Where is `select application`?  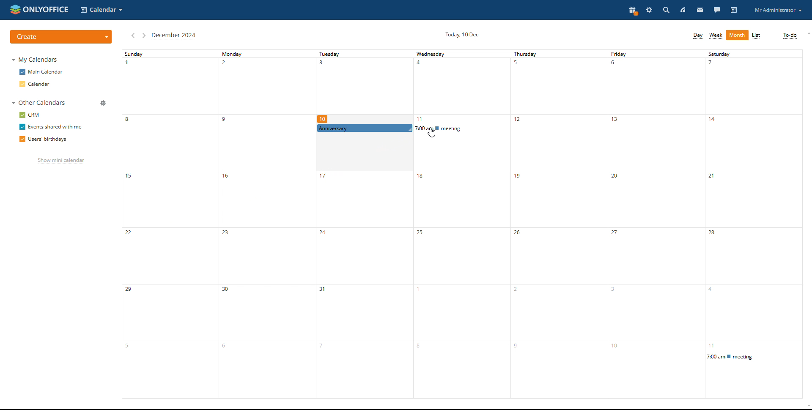
select application is located at coordinates (102, 10).